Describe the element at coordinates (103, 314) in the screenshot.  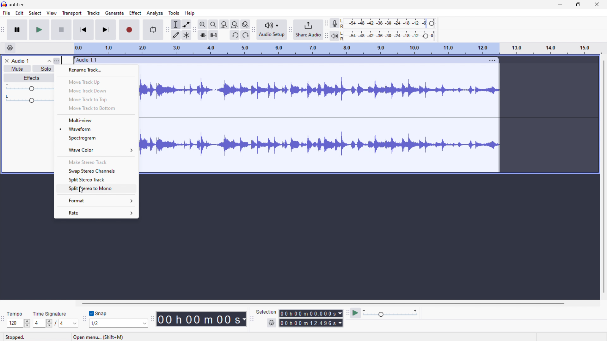
I see `snap` at that location.